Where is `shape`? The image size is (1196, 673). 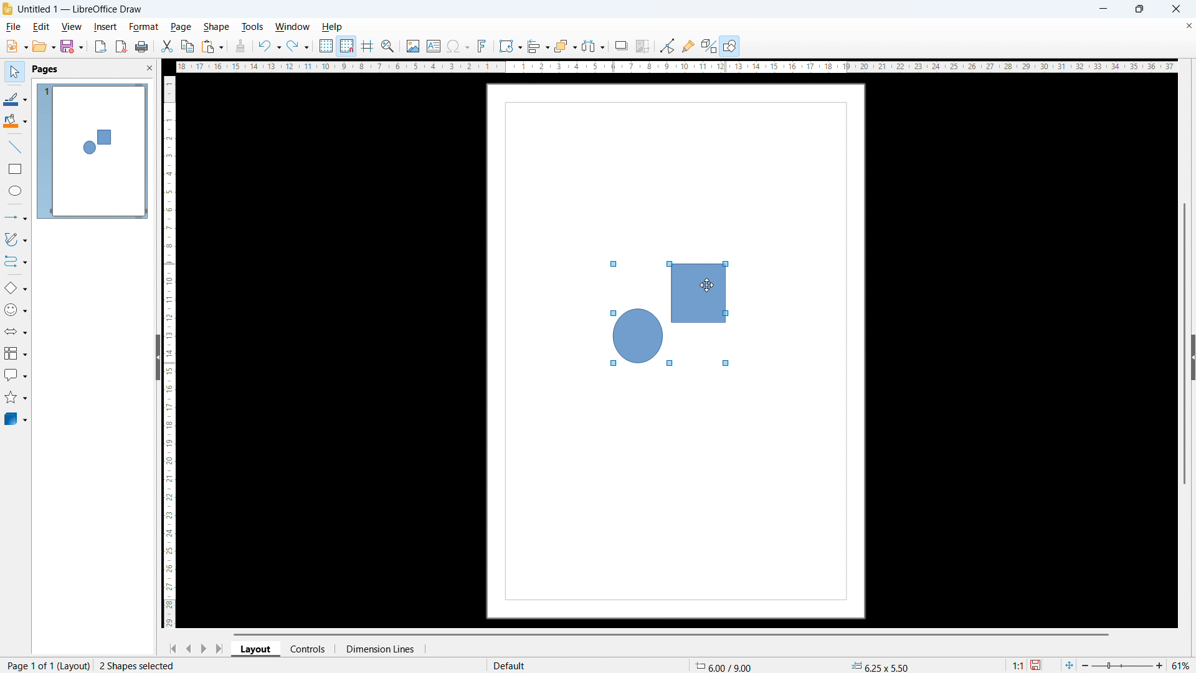 shape is located at coordinates (217, 27).